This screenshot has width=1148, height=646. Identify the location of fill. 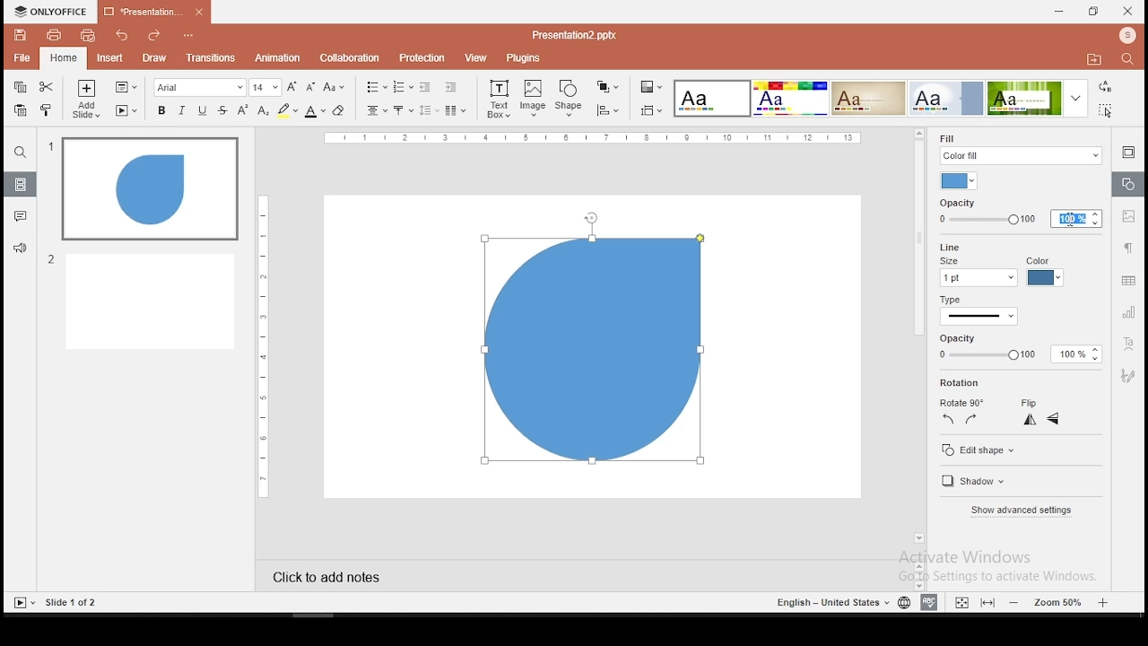
(1020, 147).